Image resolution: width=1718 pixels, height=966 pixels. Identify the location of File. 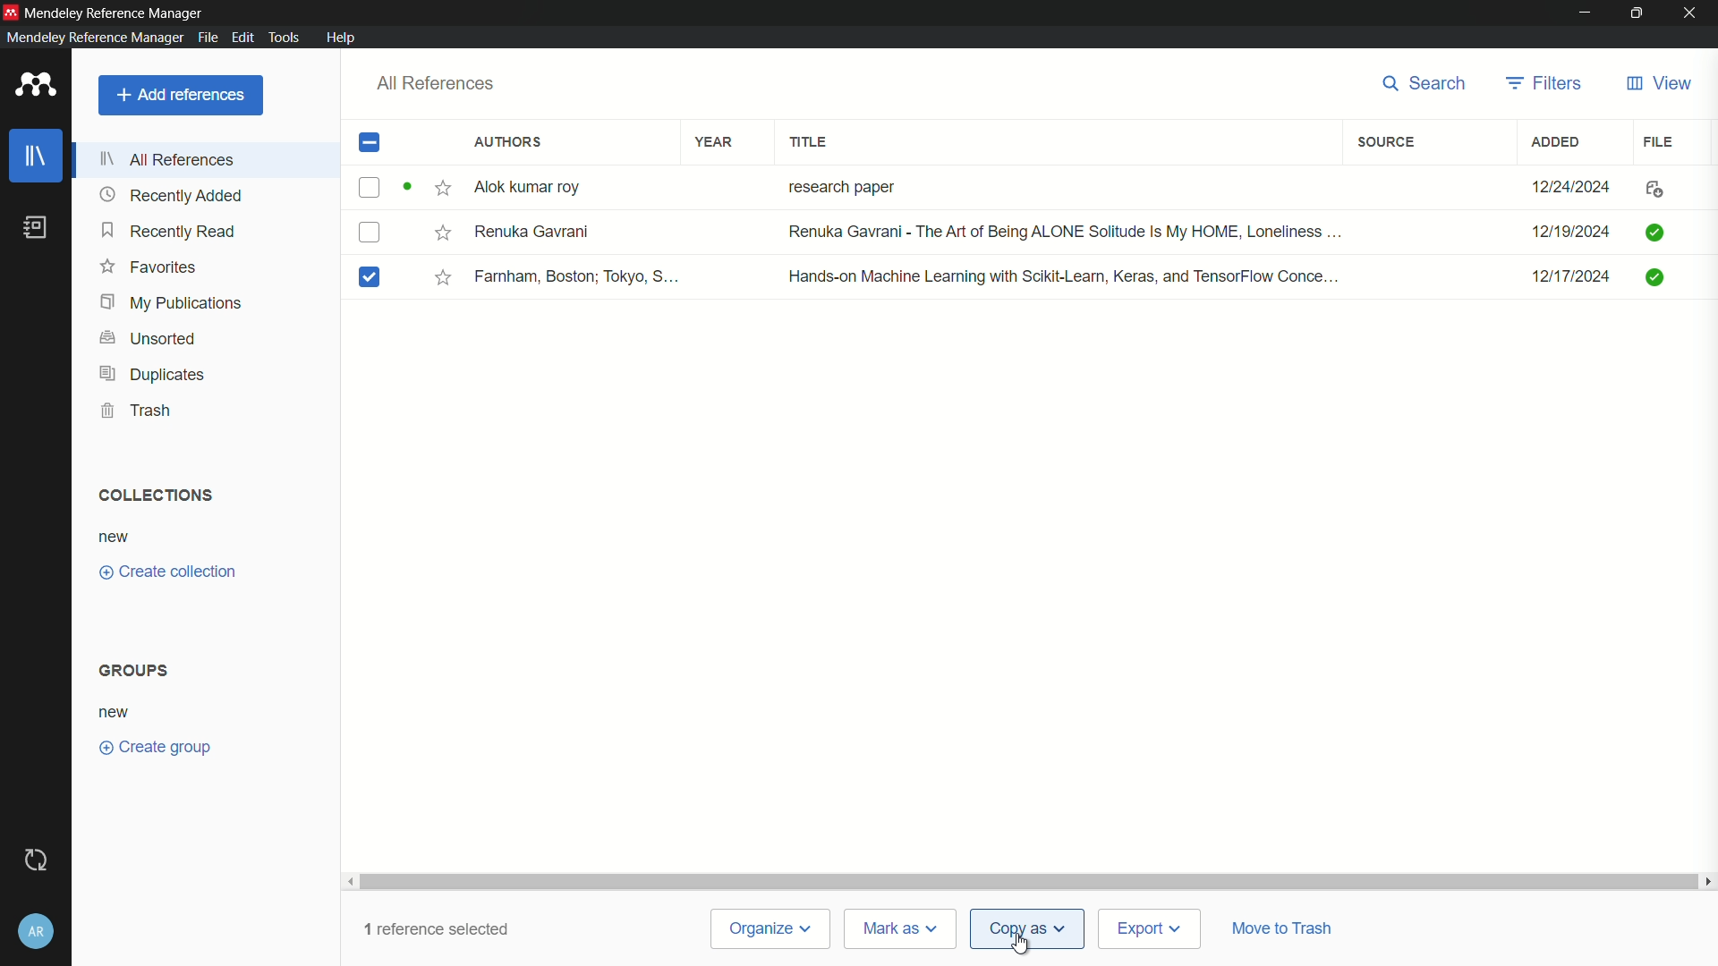
(1661, 187).